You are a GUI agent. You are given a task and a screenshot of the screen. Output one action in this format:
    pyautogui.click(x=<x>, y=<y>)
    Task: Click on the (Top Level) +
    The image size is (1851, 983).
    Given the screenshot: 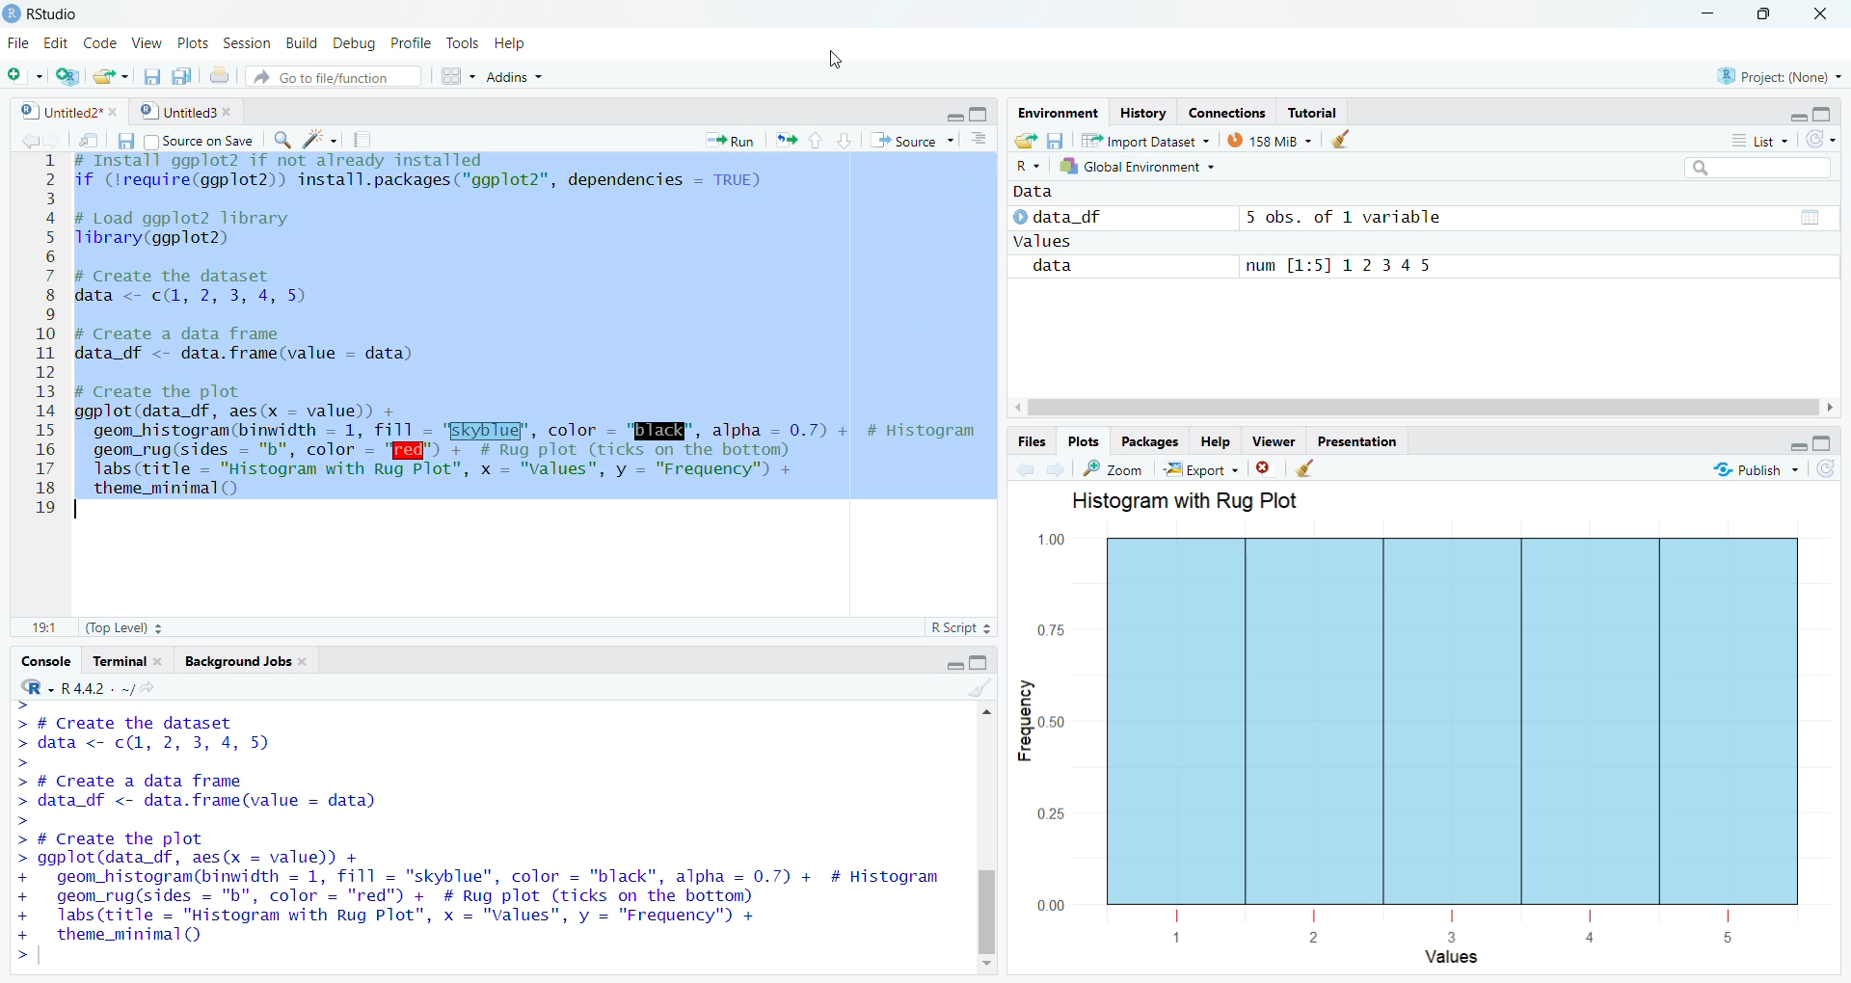 What is the action you would take?
    pyautogui.click(x=132, y=626)
    